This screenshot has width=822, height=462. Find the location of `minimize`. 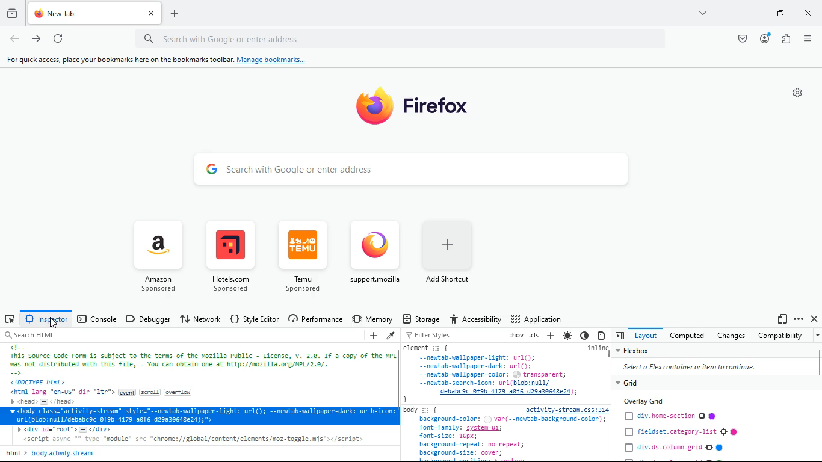

minimize is located at coordinates (750, 14).